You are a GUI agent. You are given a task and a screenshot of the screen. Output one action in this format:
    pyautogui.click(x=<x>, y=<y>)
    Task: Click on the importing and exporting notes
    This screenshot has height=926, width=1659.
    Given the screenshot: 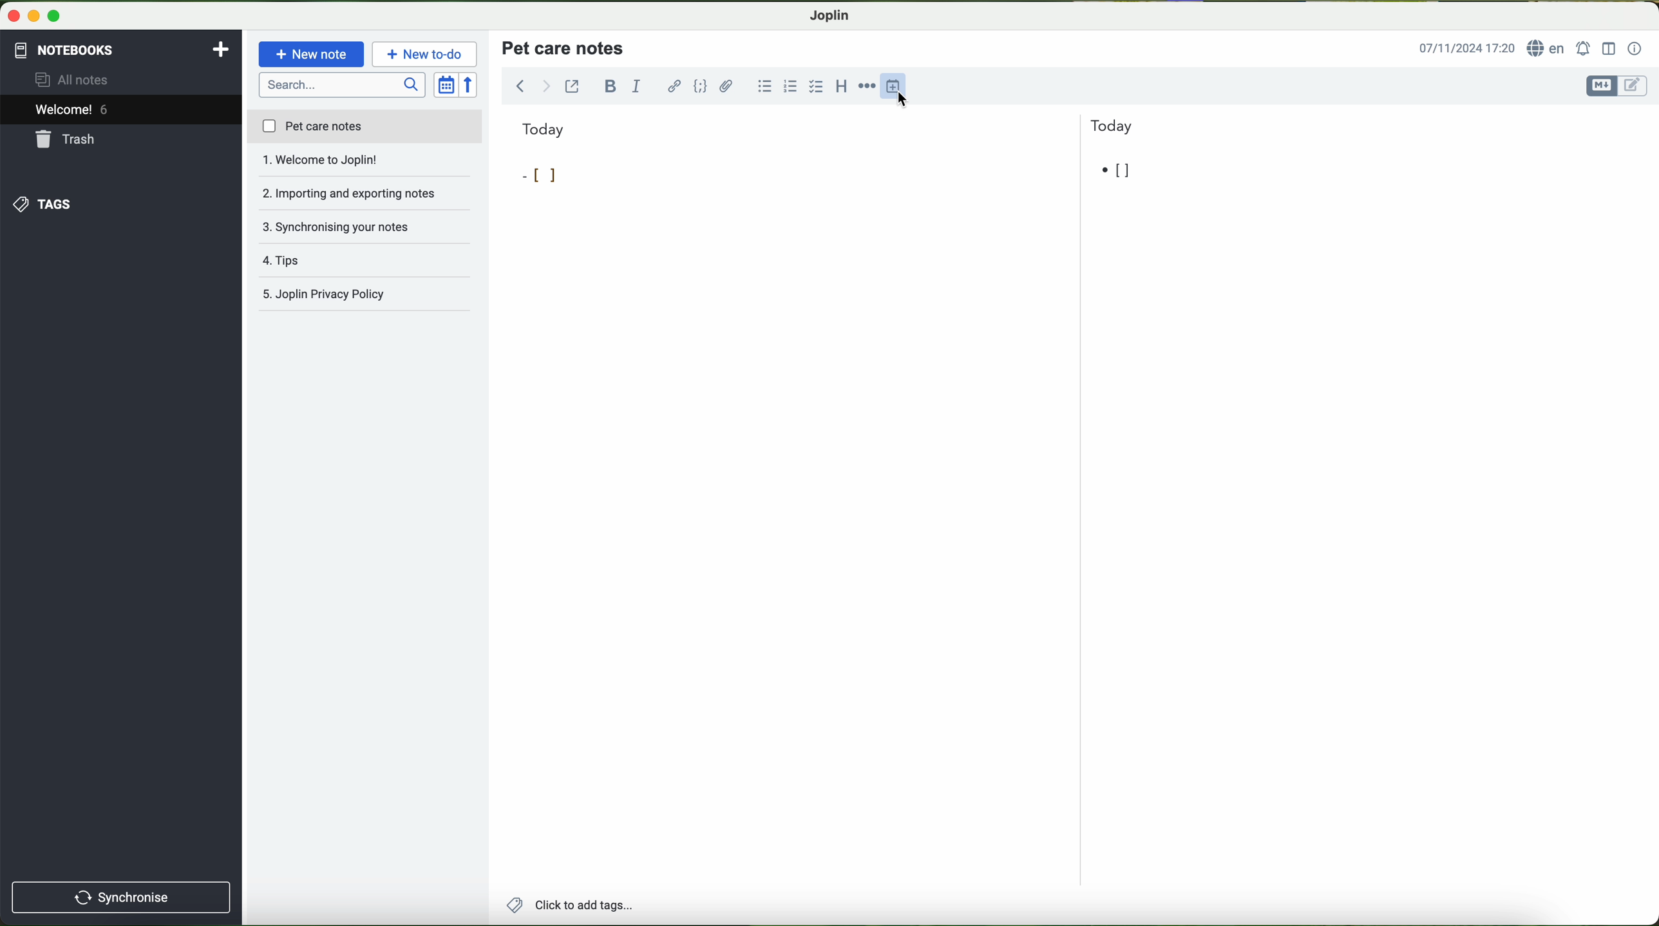 What is the action you would take?
    pyautogui.click(x=365, y=164)
    